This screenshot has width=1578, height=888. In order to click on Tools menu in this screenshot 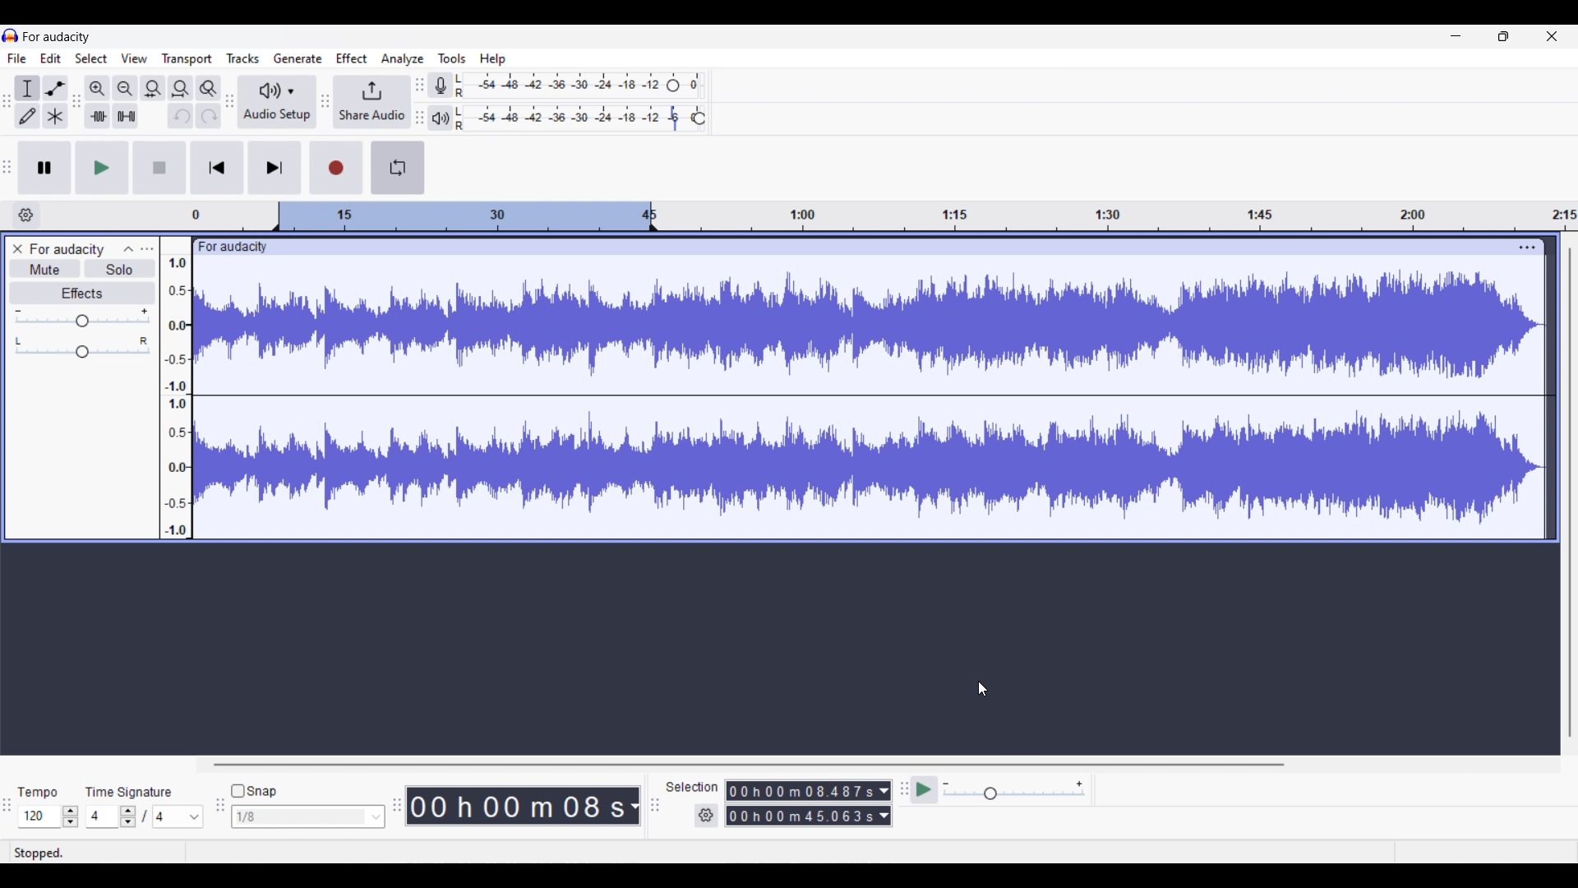, I will do `click(452, 58)`.